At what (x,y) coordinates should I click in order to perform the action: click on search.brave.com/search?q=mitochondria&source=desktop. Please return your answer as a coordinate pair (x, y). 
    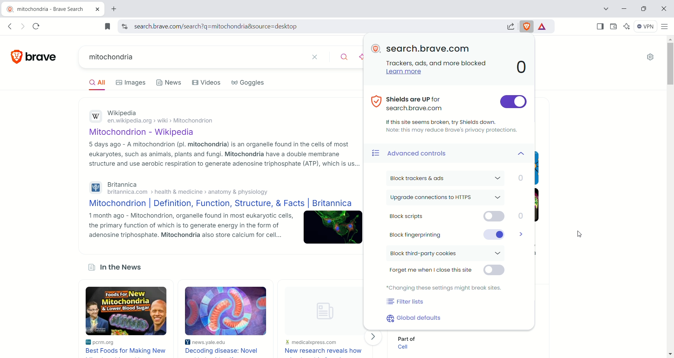
    Looking at the image, I should click on (316, 26).